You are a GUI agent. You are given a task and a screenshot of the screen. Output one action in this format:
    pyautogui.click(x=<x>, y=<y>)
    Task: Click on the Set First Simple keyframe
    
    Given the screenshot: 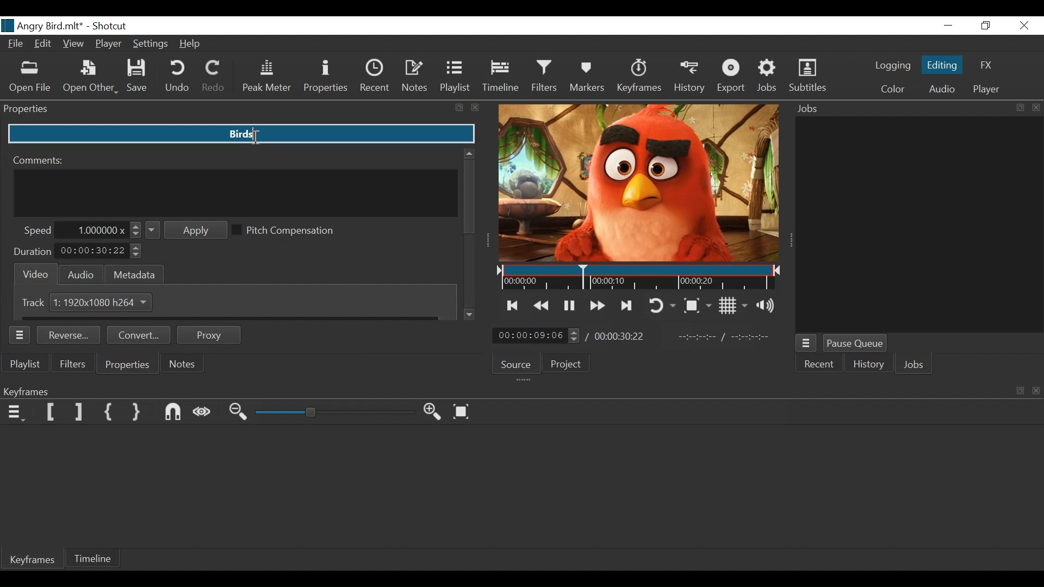 What is the action you would take?
    pyautogui.click(x=111, y=413)
    